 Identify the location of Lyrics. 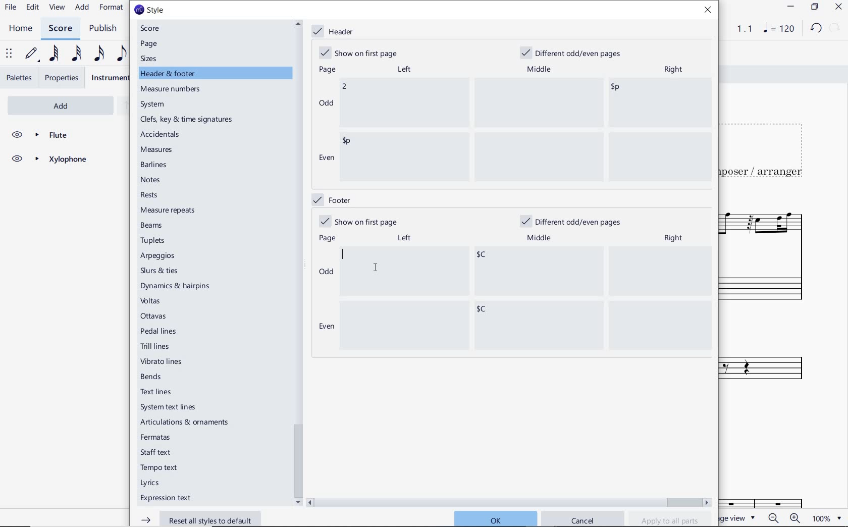
(152, 483).